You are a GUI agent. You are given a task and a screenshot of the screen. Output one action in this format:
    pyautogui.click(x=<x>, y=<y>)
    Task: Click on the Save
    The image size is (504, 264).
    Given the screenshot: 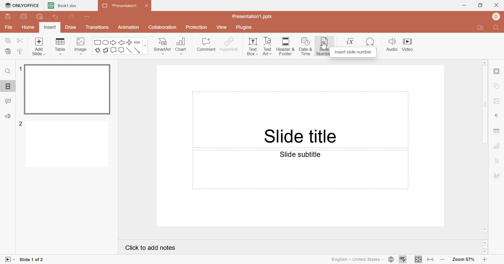 What is the action you would take?
    pyautogui.click(x=8, y=16)
    